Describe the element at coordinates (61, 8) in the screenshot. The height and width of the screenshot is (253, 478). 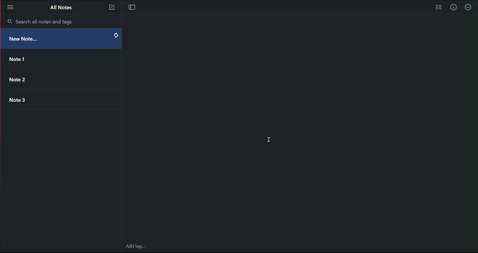
I see `All Notes ` at that location.